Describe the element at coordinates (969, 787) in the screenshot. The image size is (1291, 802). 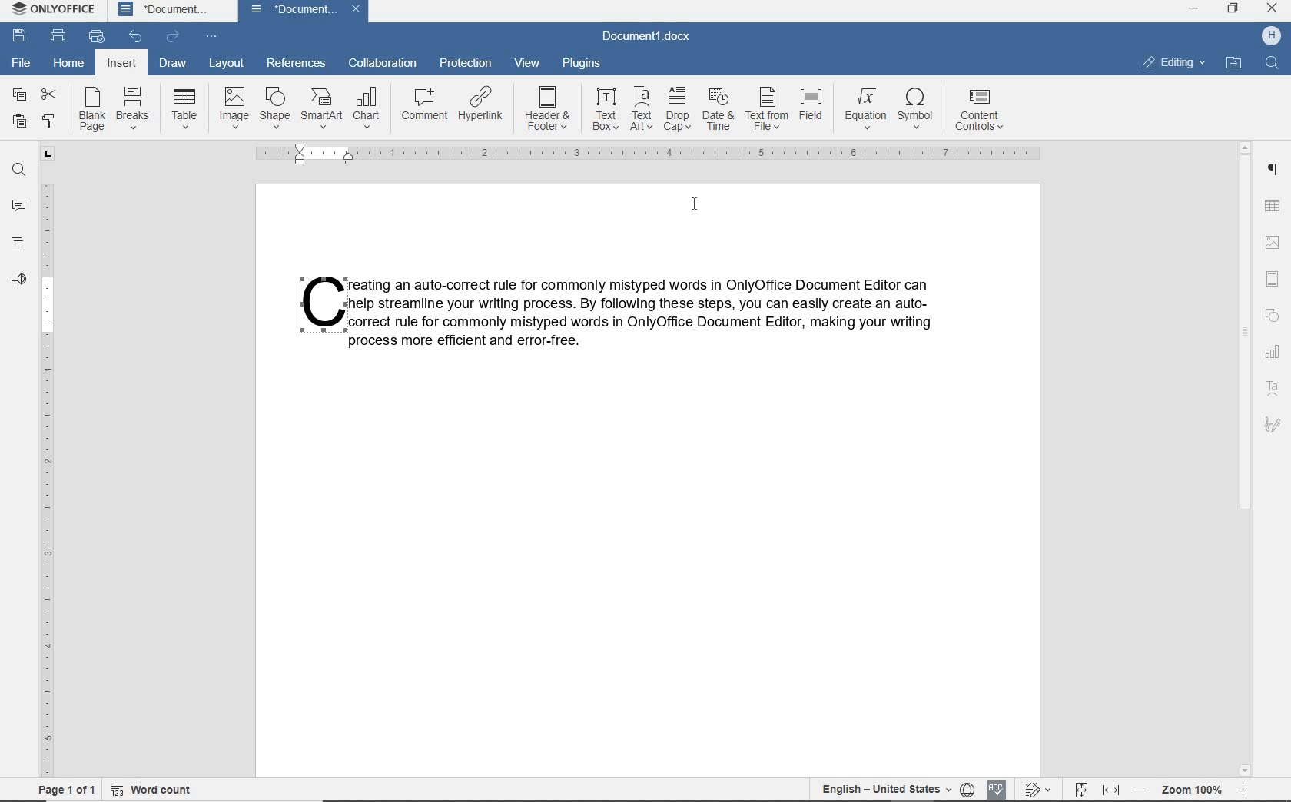
I see `Set document language` at that location.